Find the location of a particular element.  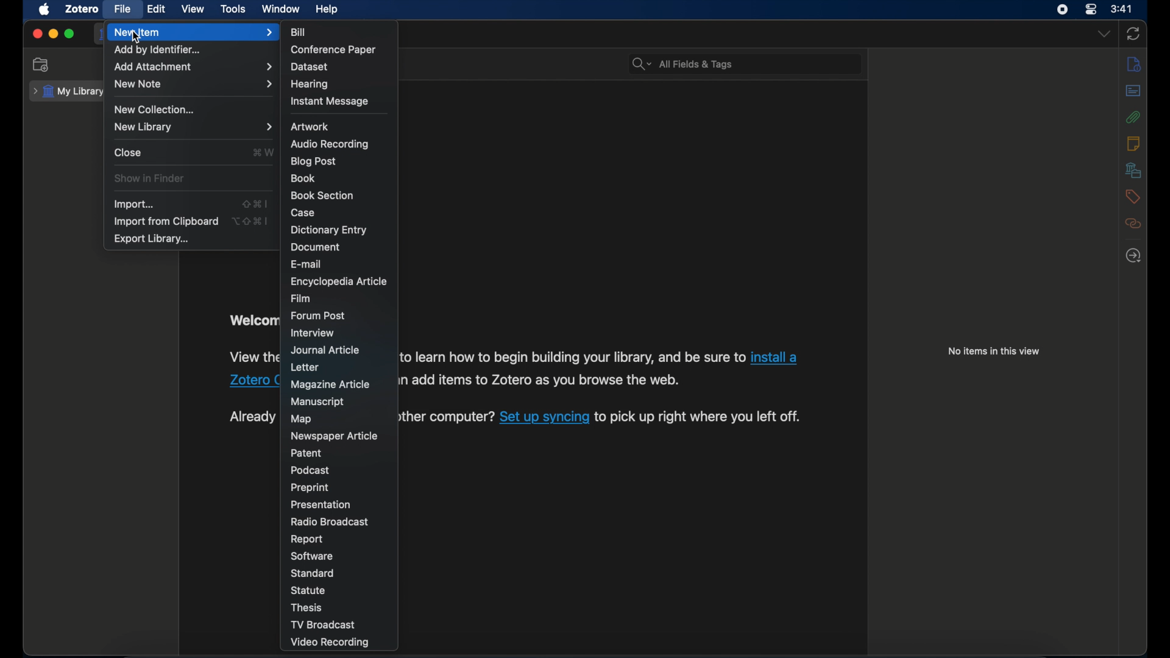

 is located at coordinates (250, 380).